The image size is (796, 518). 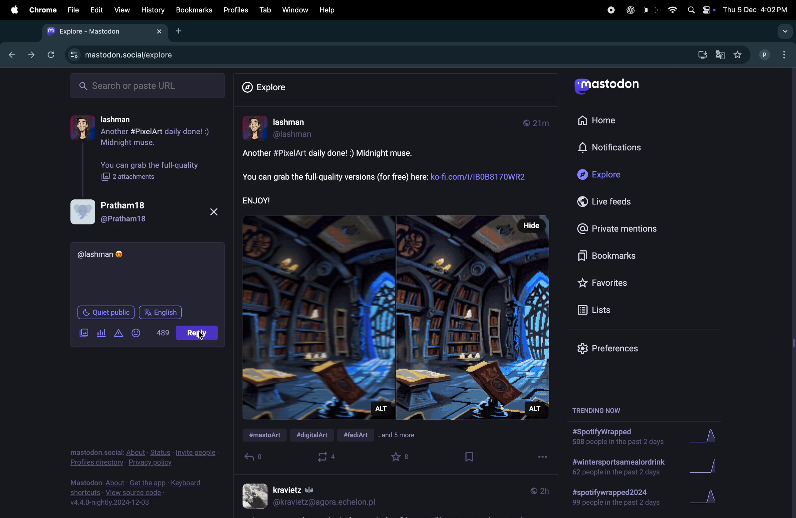 What do you see at coordinates (620, 500) in the screenshot?
I see `spotify wrapped` at bounding box center [620, 500].